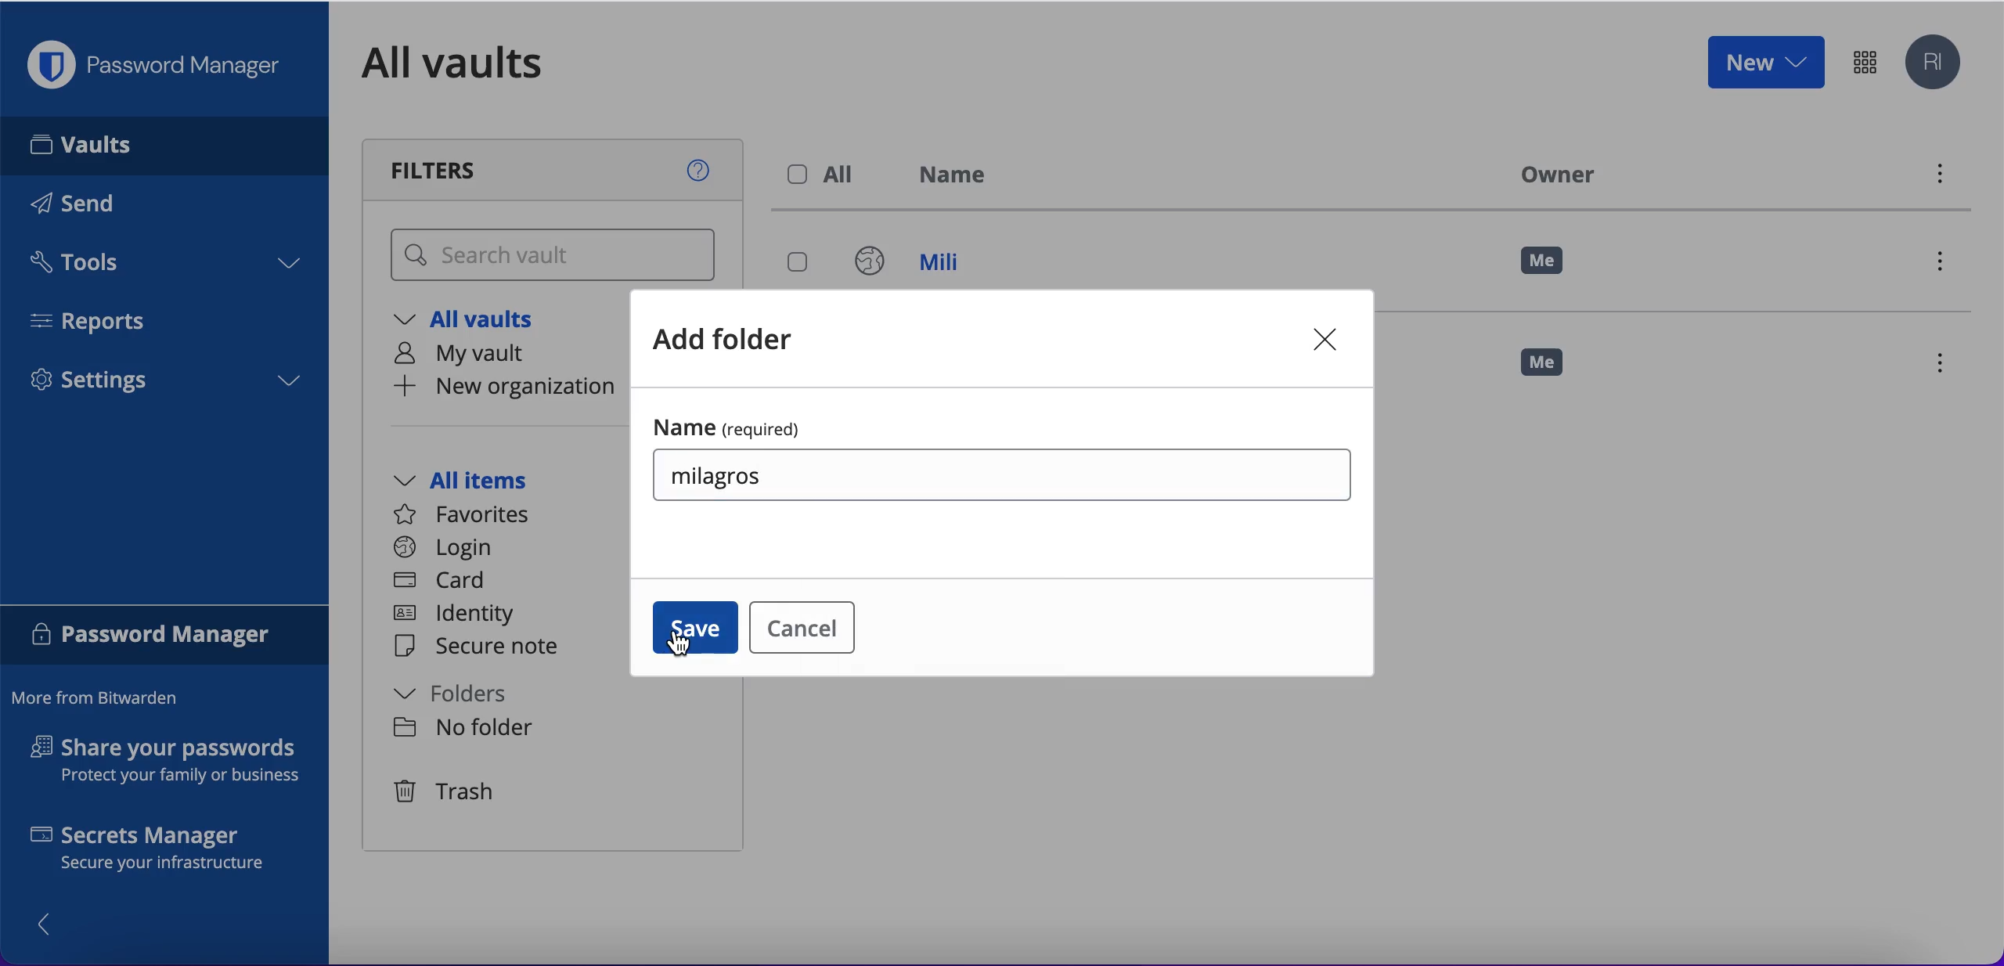  What do you see at coordinates (461, 617) in the screenshot?
I see `identity` at bounding box center [461, 617].